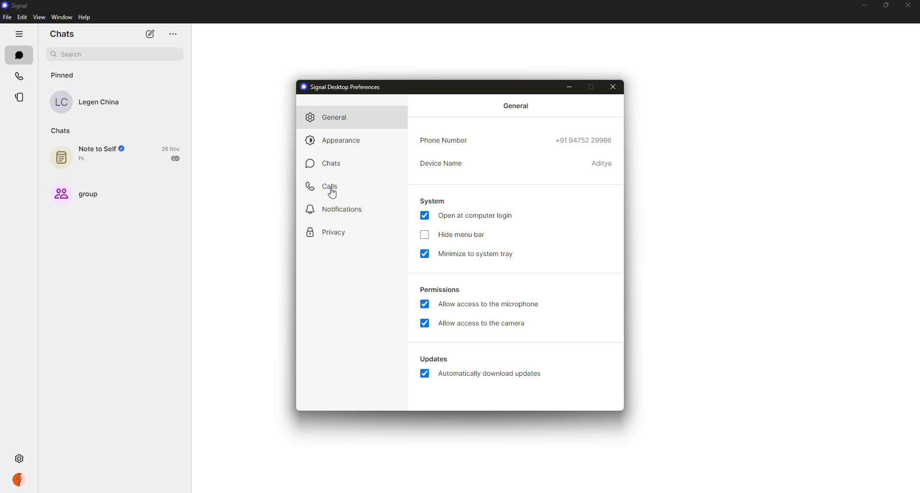 The image size is (920, 493). Describe the element at coordinates (63, 75) in the screenshot. I see `pinned` at that location.